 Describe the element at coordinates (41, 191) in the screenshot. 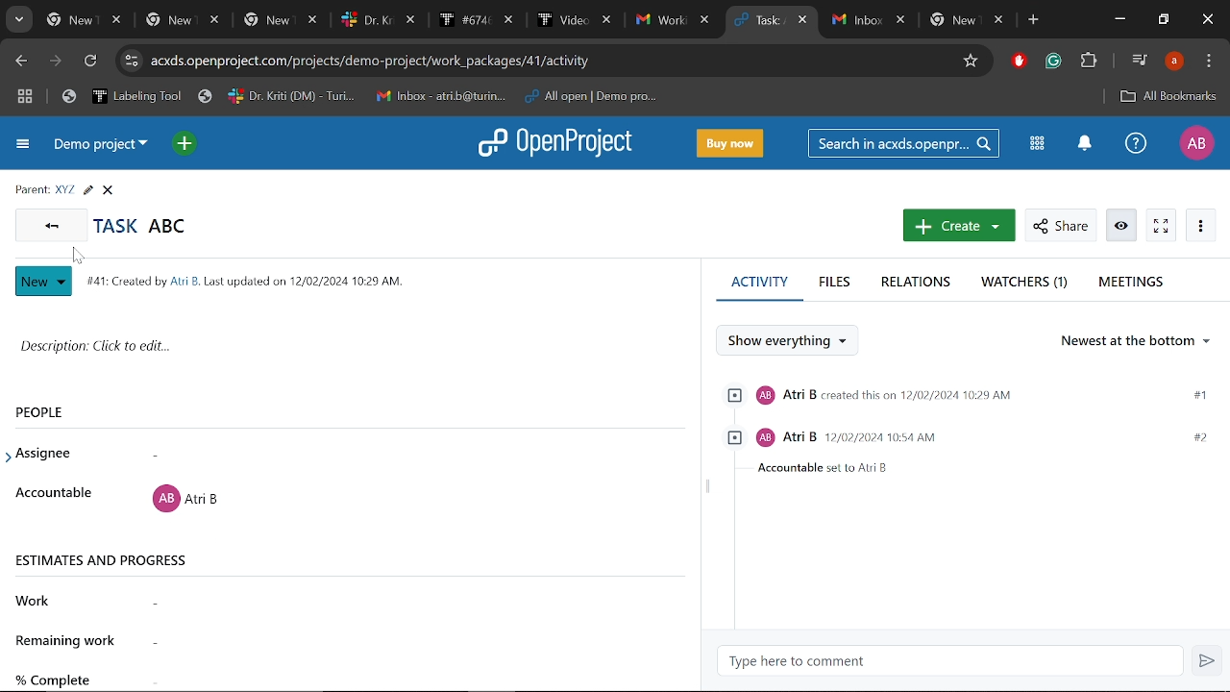

I see `Parent info` at that location.